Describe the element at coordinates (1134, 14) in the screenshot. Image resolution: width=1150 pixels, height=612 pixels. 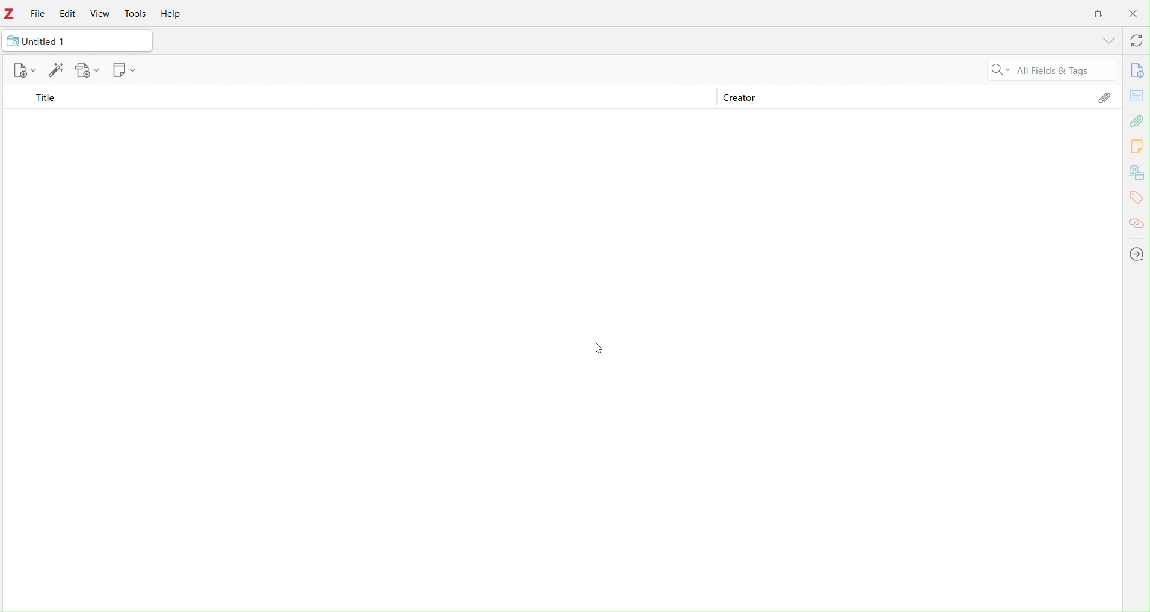
I see `Close` at that location.